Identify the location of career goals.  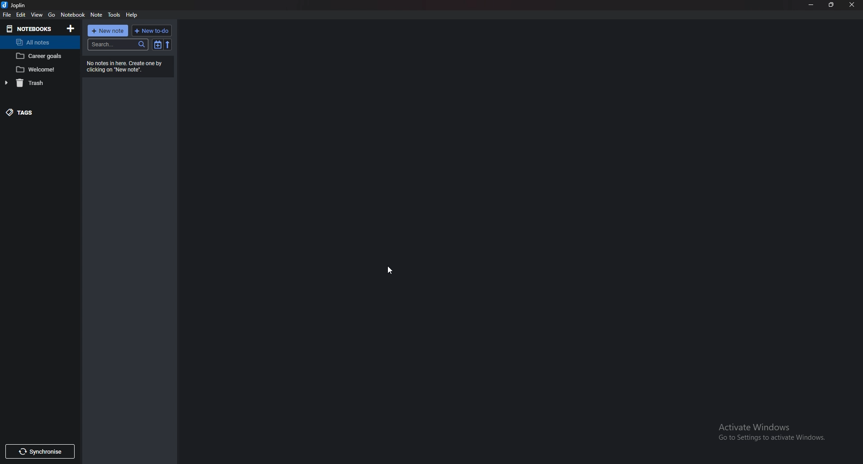
(40, 56).